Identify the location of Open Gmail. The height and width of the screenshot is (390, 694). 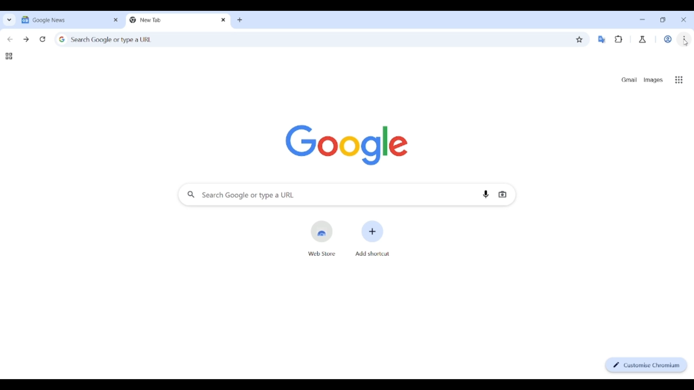
(629, 80).